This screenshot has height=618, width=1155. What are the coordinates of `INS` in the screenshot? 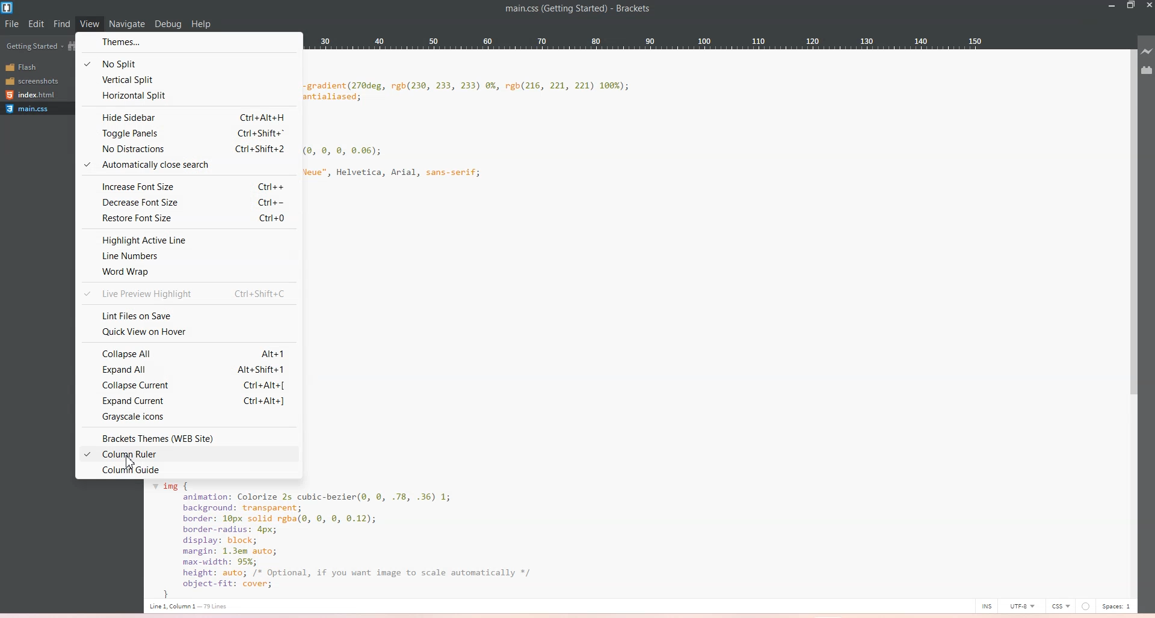 It's located at (986, 605).